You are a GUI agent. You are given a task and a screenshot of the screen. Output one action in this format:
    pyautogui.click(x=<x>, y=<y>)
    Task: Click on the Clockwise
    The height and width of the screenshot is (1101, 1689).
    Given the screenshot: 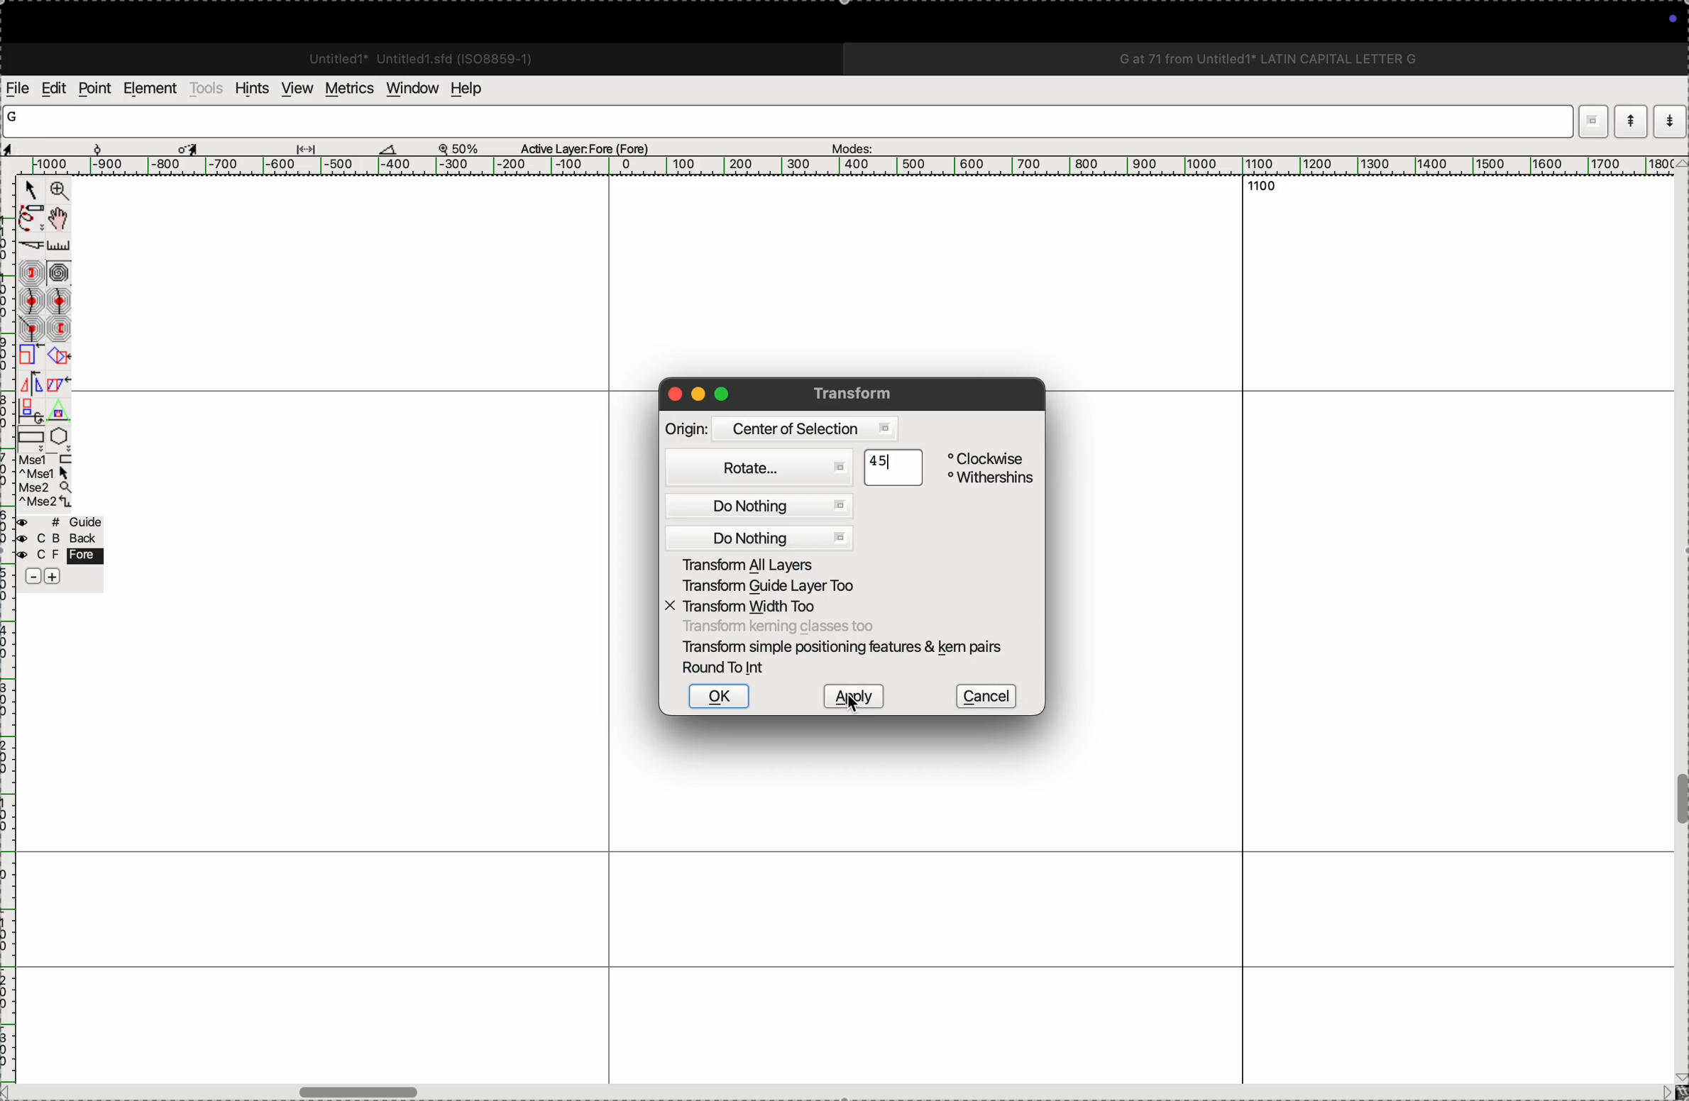 What is the action you would take?
    pyautogui.click(x=991, y=458)
    